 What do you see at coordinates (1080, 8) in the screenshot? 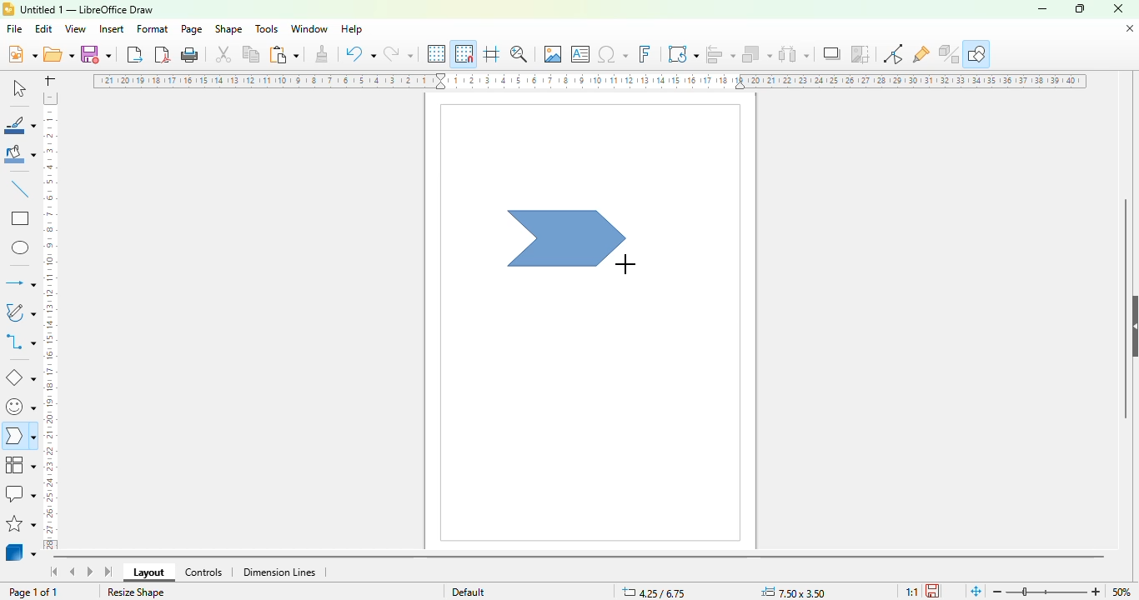
I see `maximize` at bounding box center [1080, 8].